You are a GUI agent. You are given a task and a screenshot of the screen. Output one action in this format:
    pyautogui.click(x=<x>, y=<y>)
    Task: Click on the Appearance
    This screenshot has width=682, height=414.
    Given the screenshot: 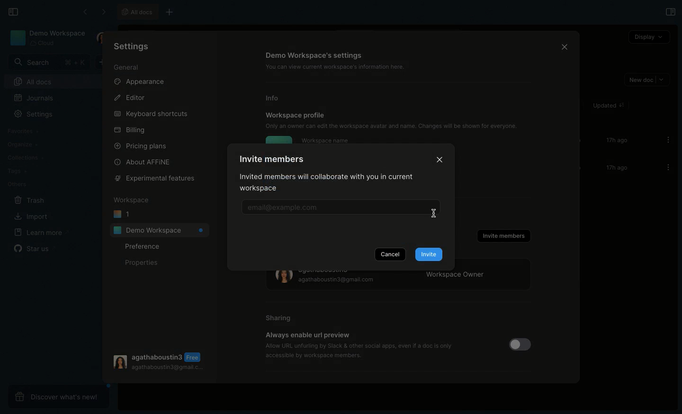 What is the action you would take?
    pyautogui.click(x=138, y=81)
    